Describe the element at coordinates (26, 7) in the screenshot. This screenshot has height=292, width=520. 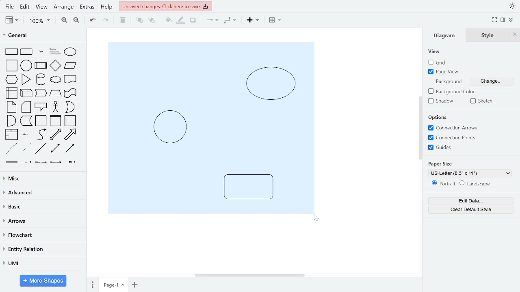
I see `edit` at that location.